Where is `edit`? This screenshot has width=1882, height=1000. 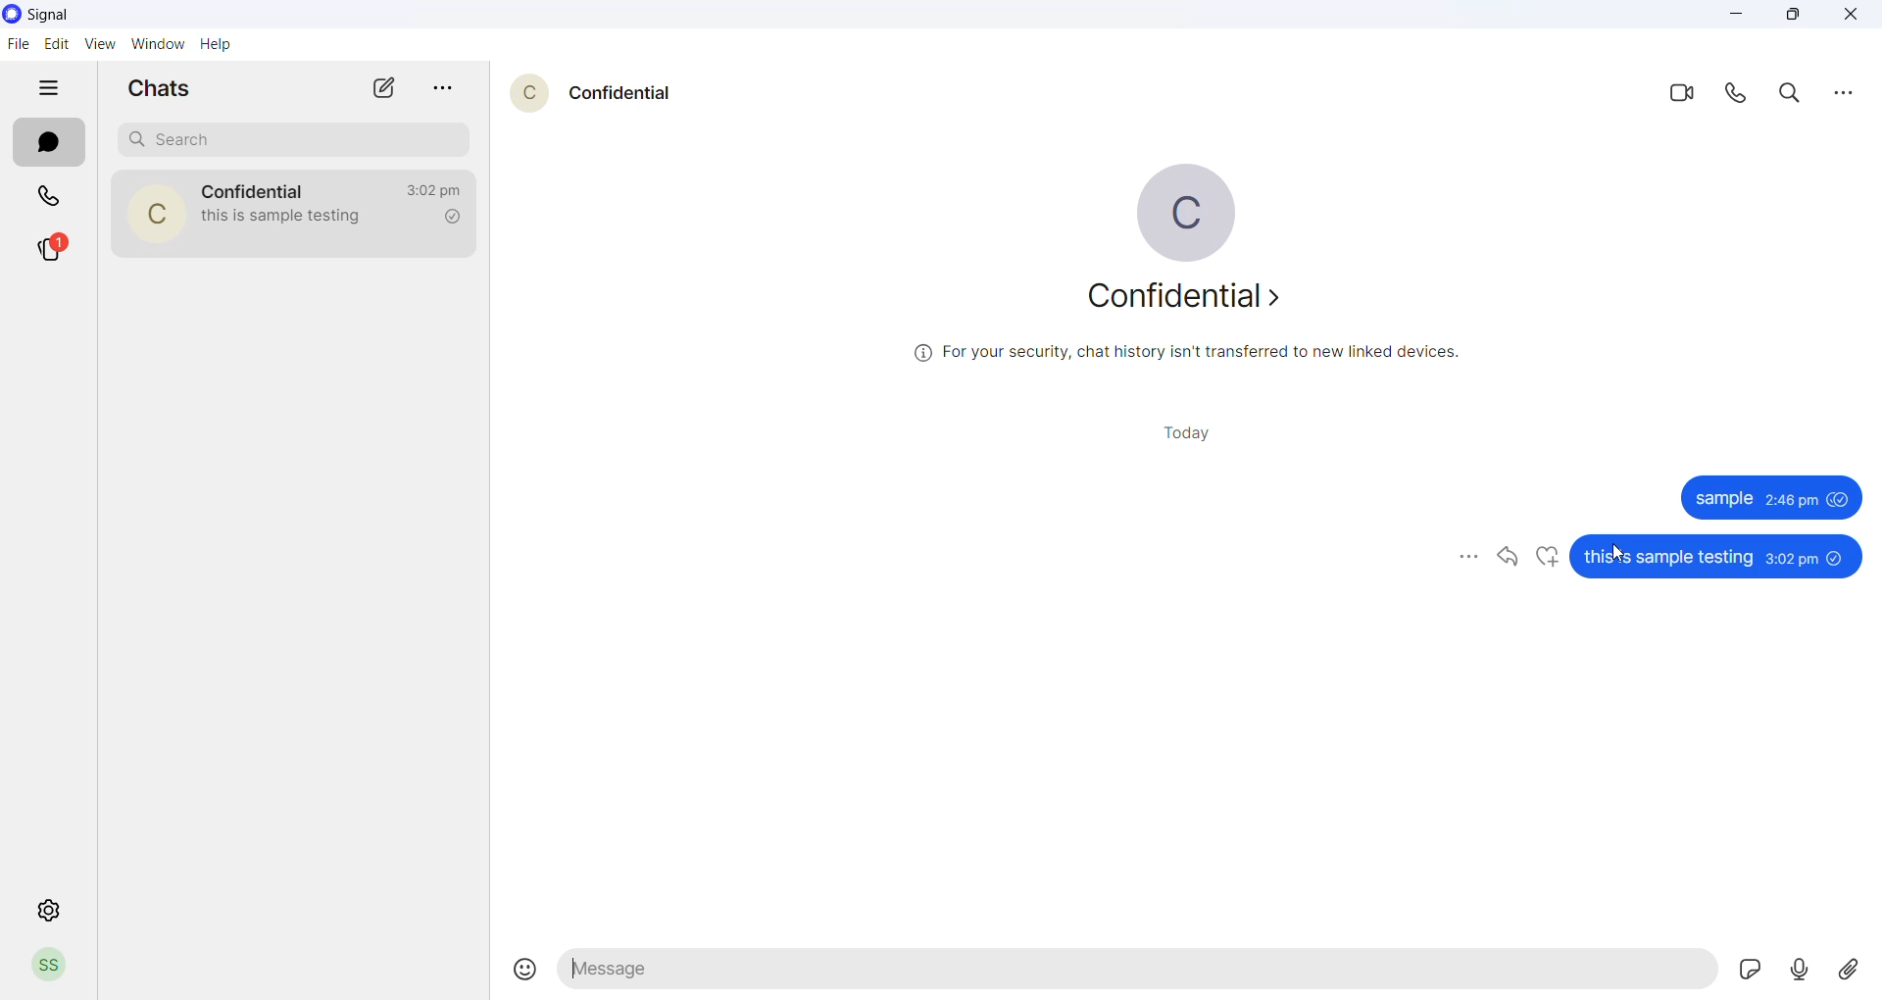 edit is located at coordinates (55, 42).